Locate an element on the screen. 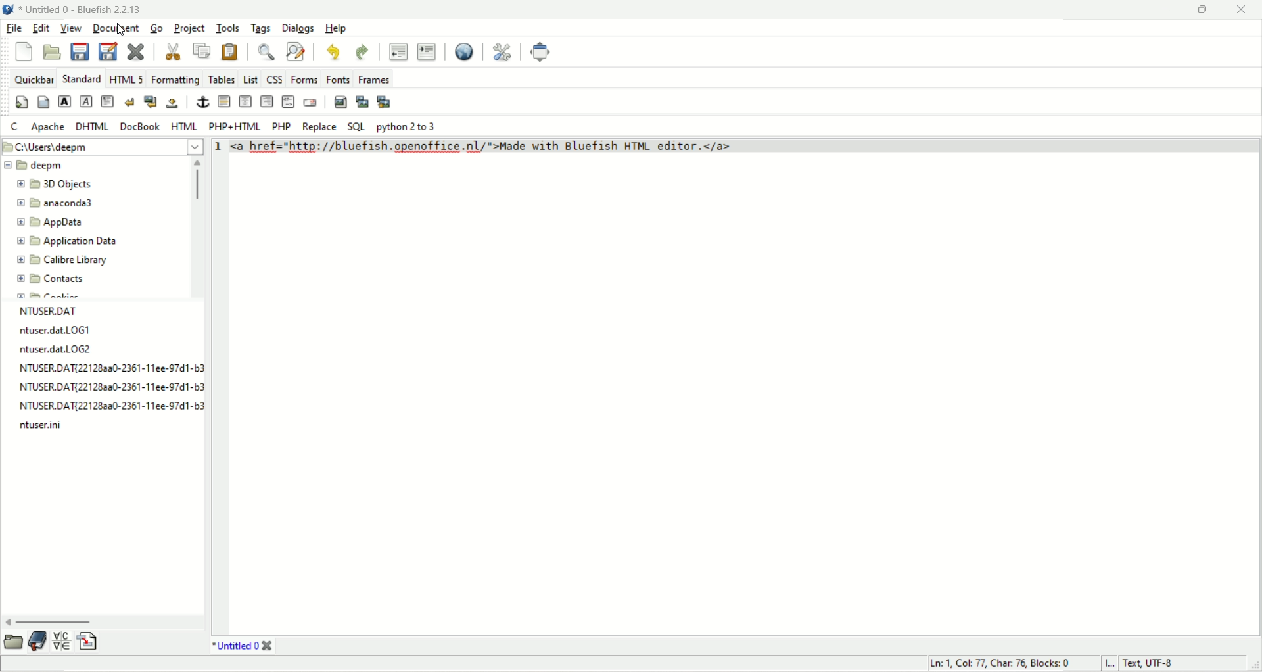 This screenshot has width=1262, height=672. file is located at coordinates (14, 28).